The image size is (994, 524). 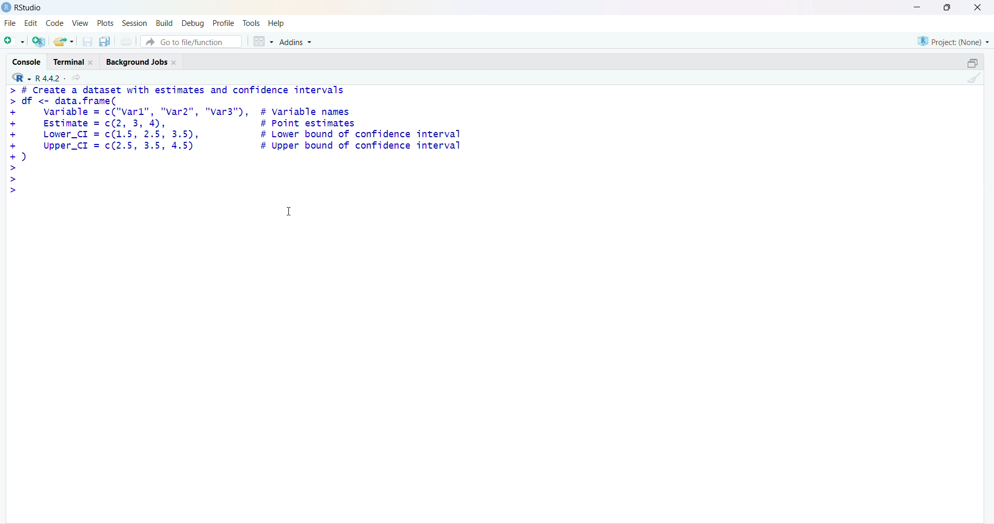 What do you see at coordinates (192, 23) in the screenshot?
I see `Debug` at bounding box center [192, 23].